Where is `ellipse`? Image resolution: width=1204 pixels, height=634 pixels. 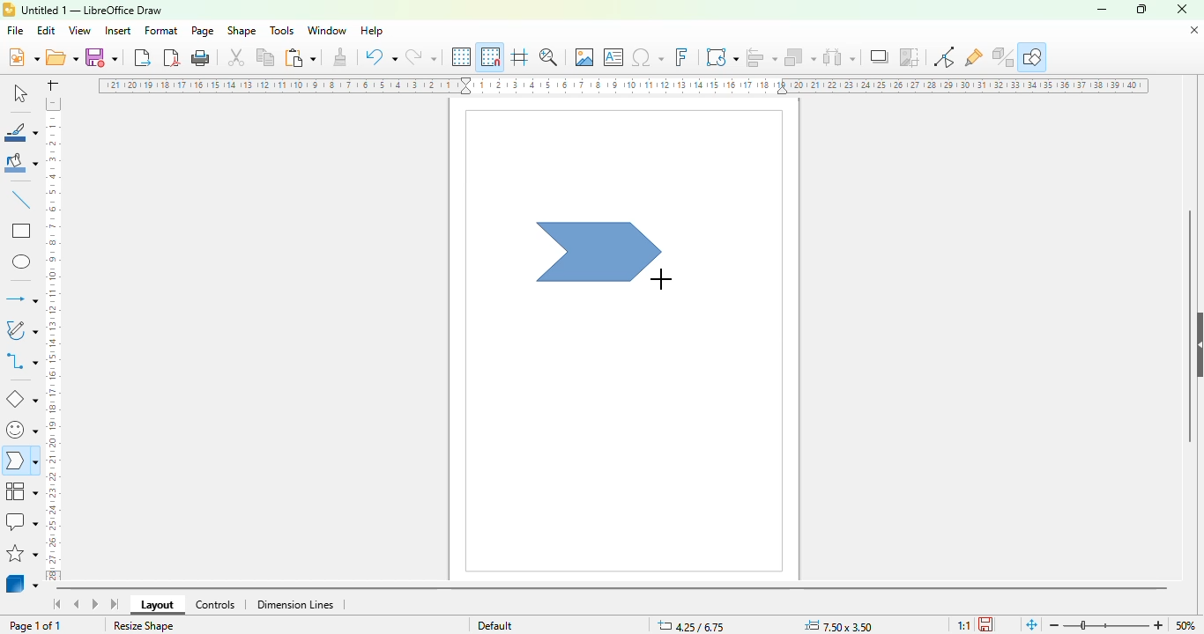 ellipse is located at coordinates (23, 262).